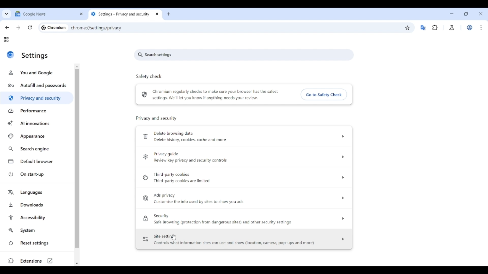  Describe the element at coordinates (243, 55) in the screenshot. I see `Search settings` at that location.